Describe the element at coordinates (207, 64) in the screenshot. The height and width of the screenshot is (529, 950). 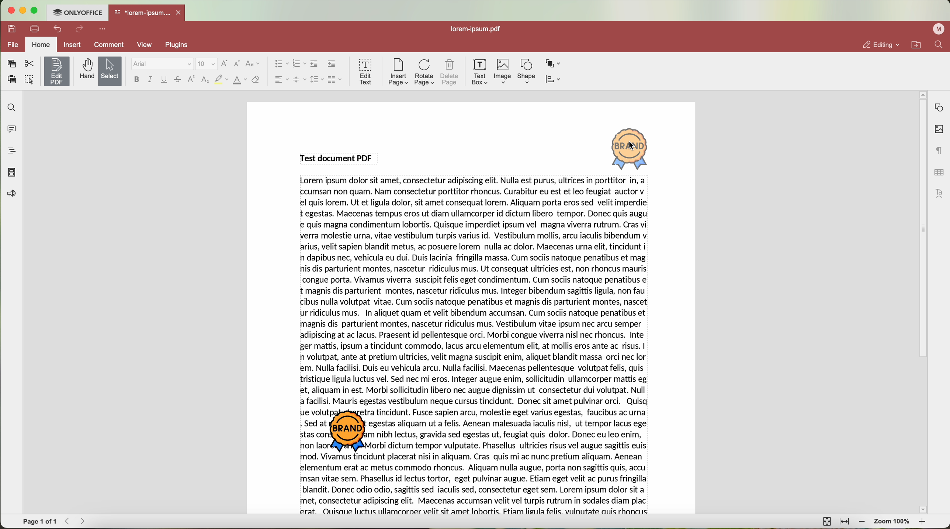
I see `size font` at that location.